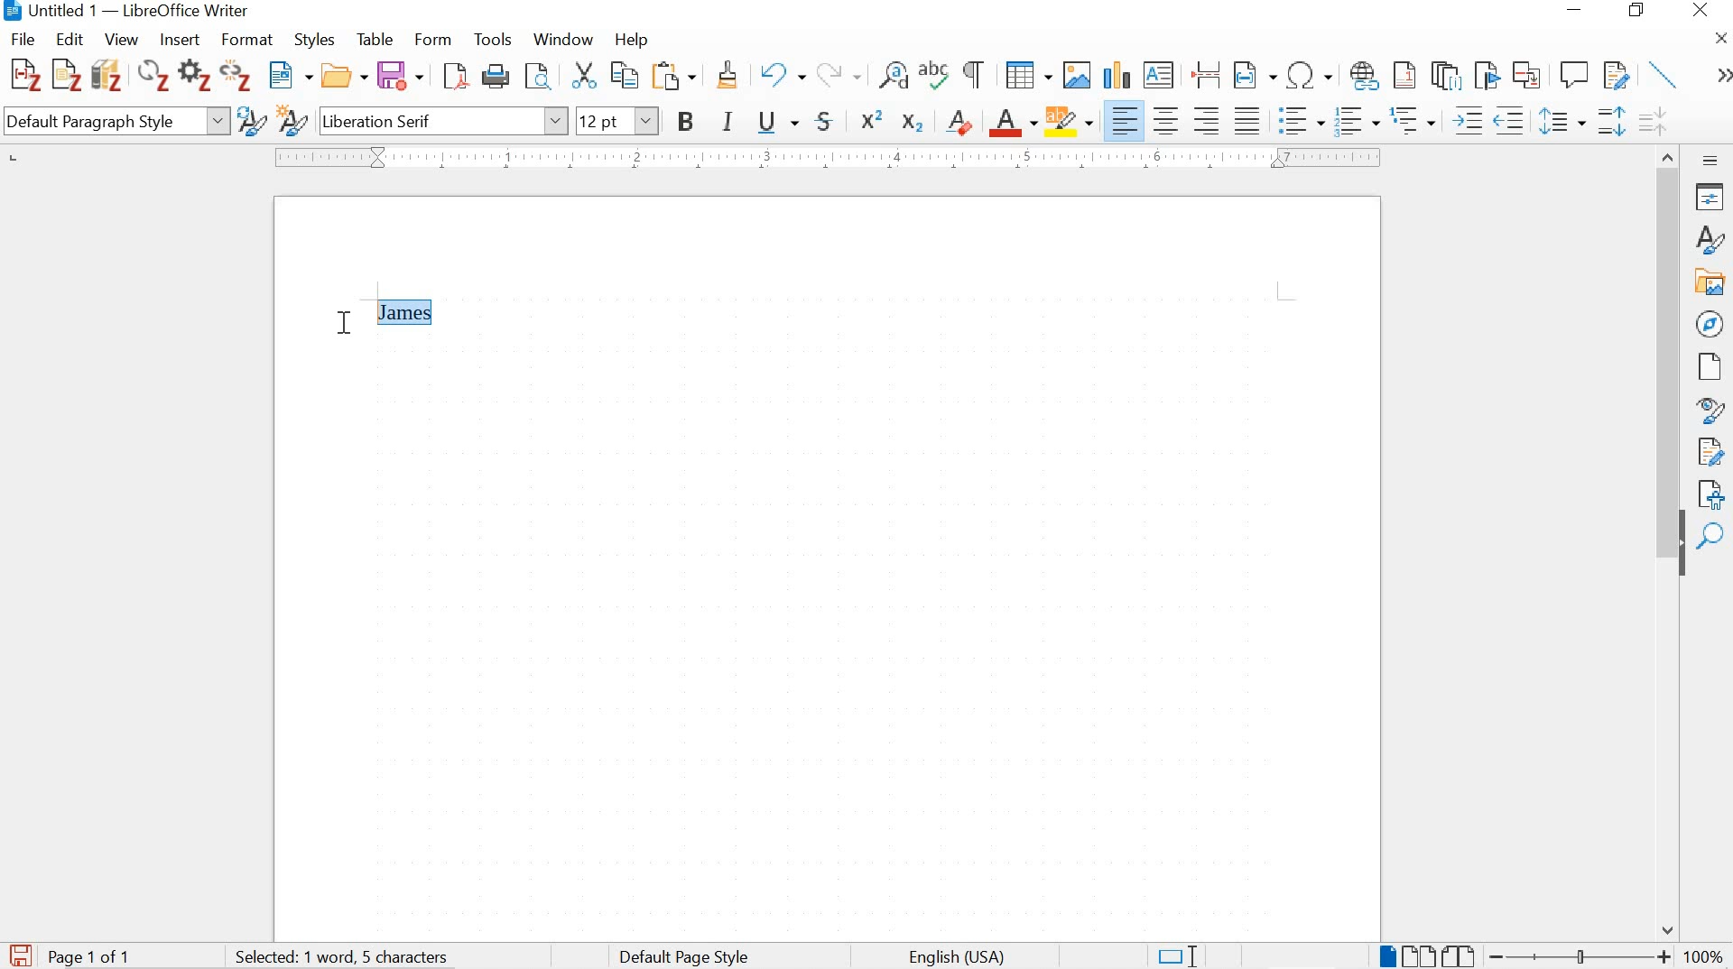 Image resolution: width=1733 pixels, height=969 pixels. Describe the element at coordinates (623, 75) in the screenshot. I see `copy` at that location.